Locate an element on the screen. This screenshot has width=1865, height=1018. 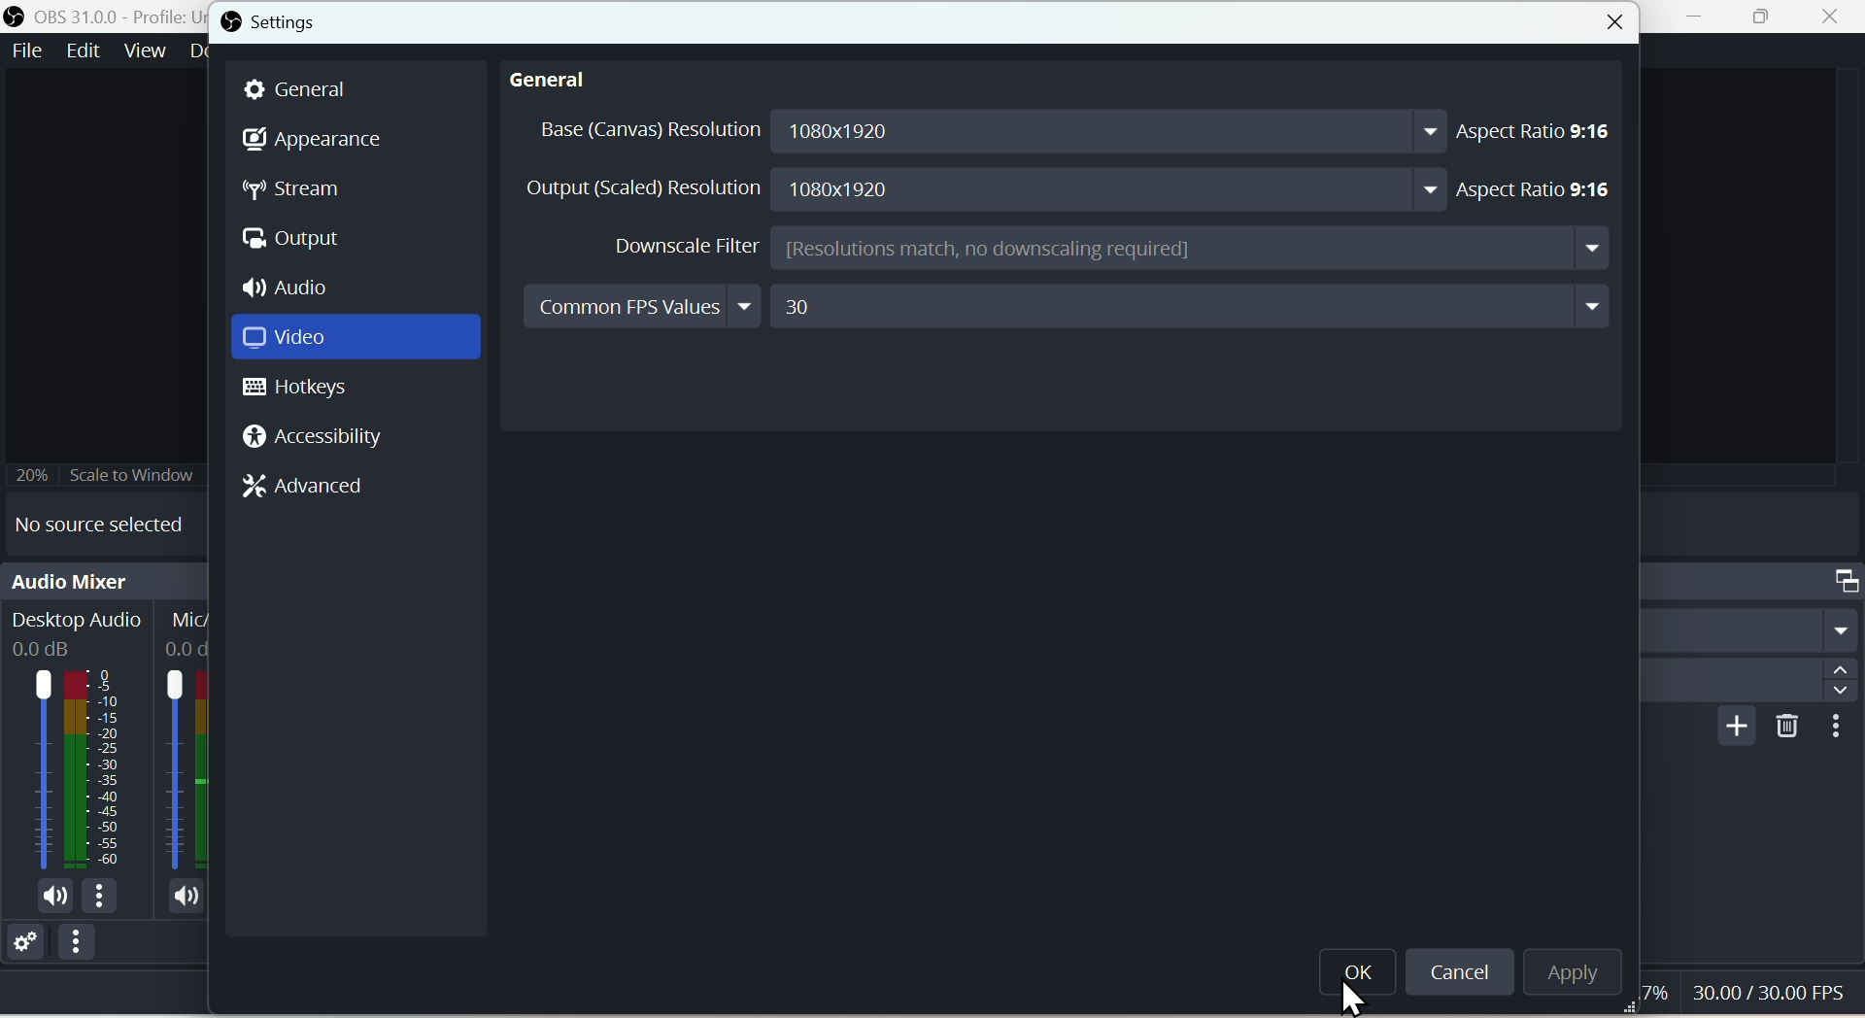
Cursor is located at coordinates (1357, 998).